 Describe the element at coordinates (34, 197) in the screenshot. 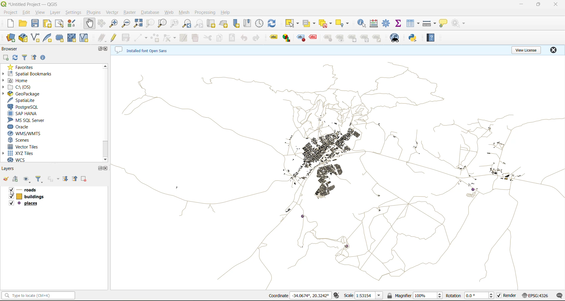

I see `buildings` at that location.